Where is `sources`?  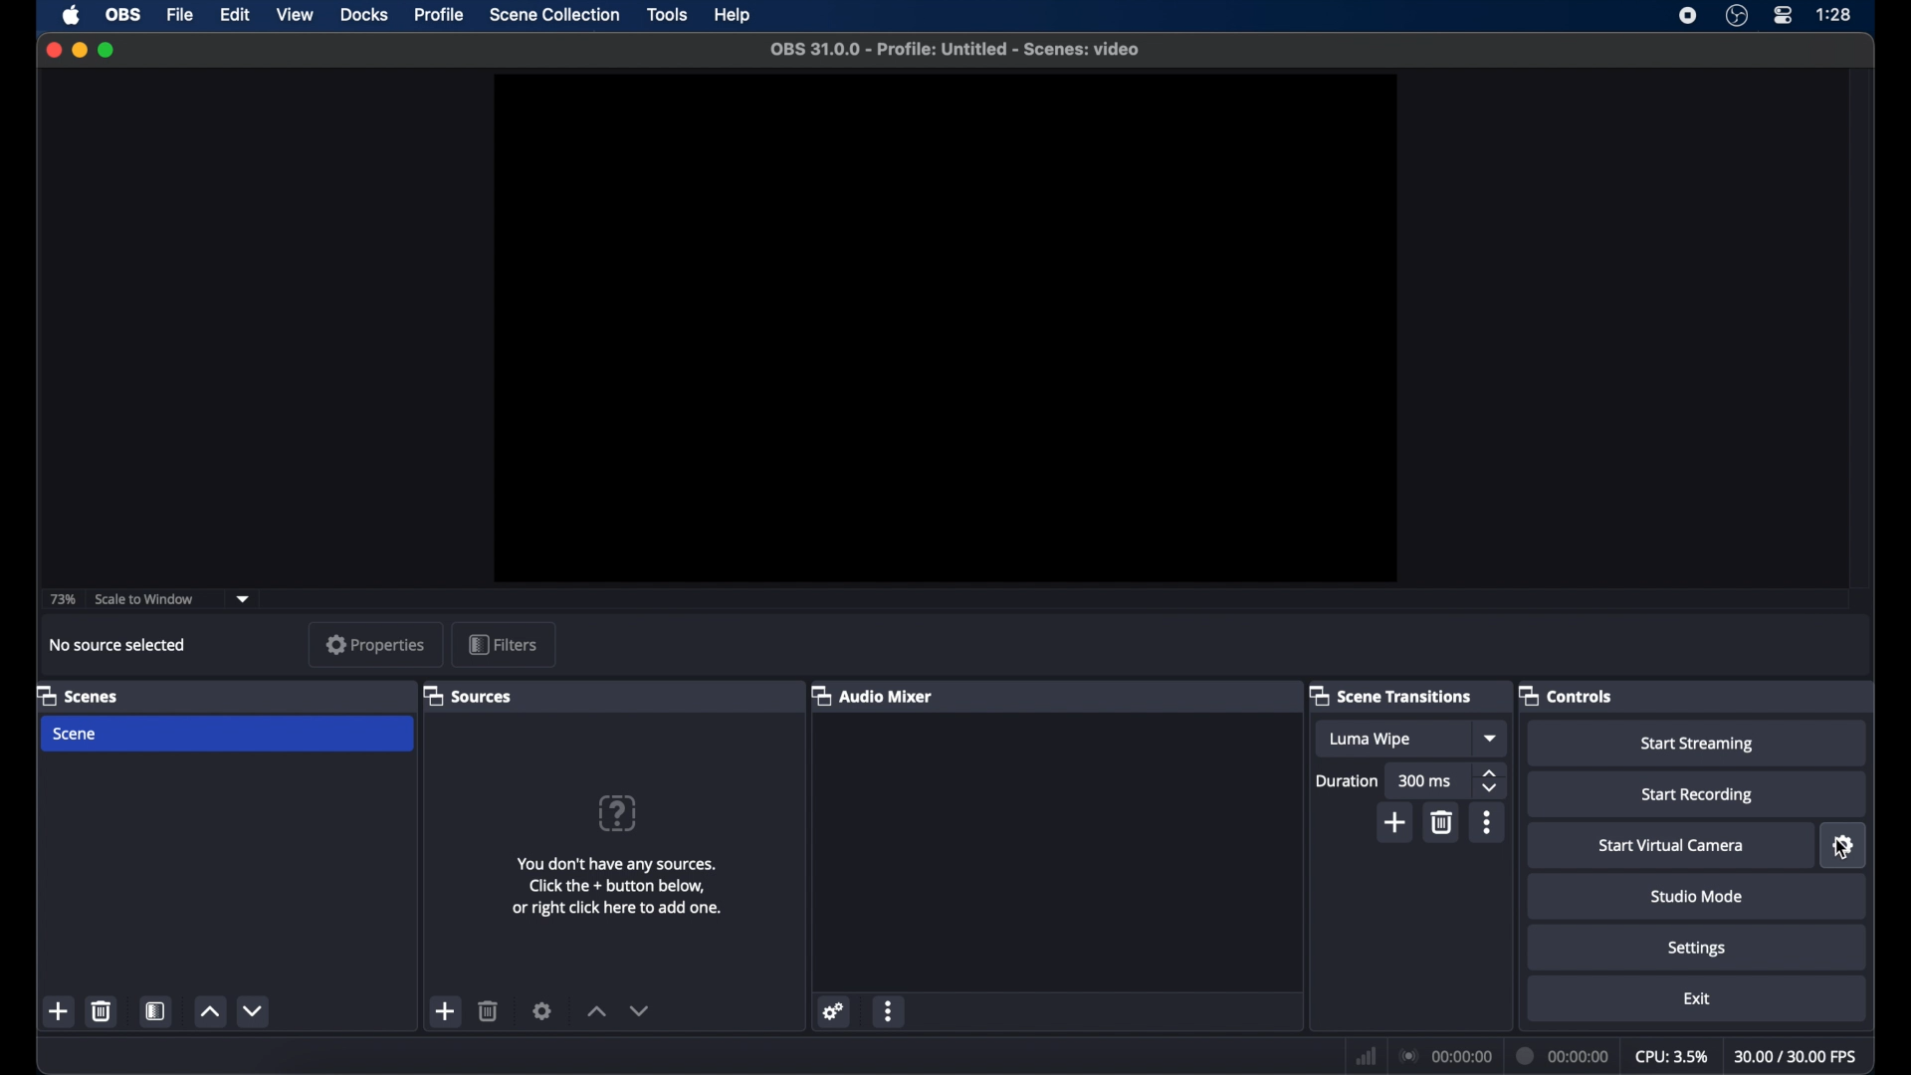
sources is located at coordinates (472, 697).